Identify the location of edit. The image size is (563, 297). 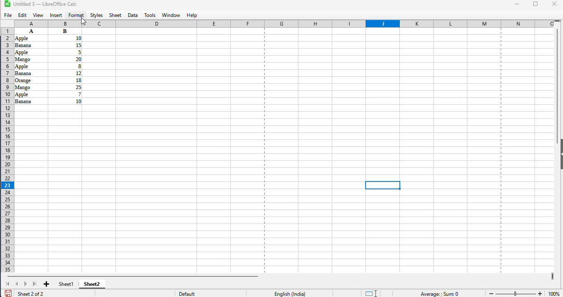
(23, 15).